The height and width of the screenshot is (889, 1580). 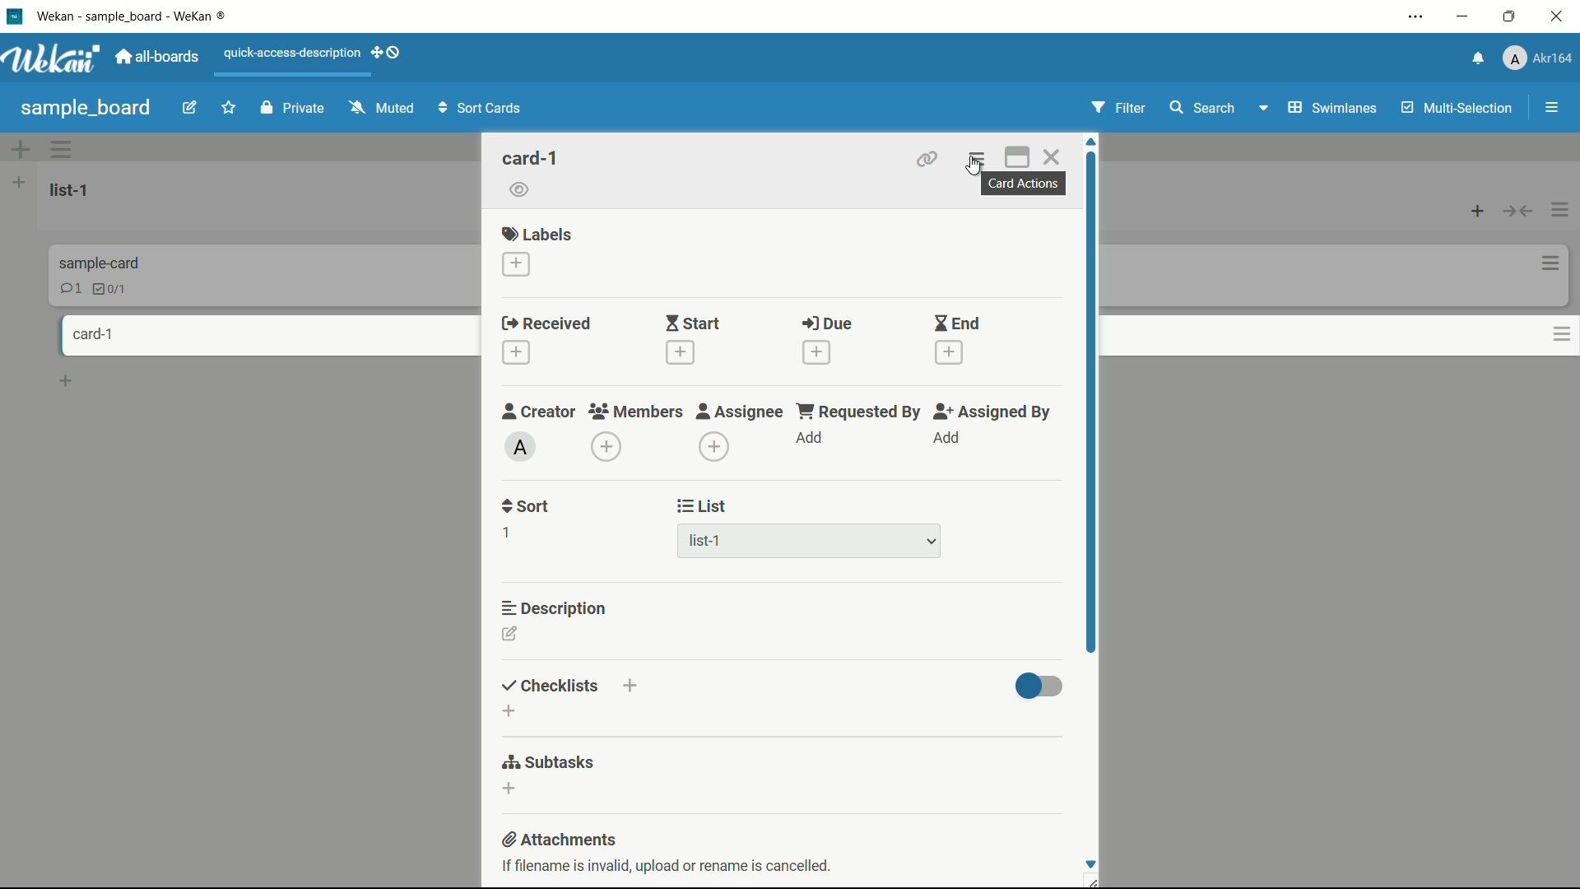 I want to click on favorite, so click(x=226, y=109).